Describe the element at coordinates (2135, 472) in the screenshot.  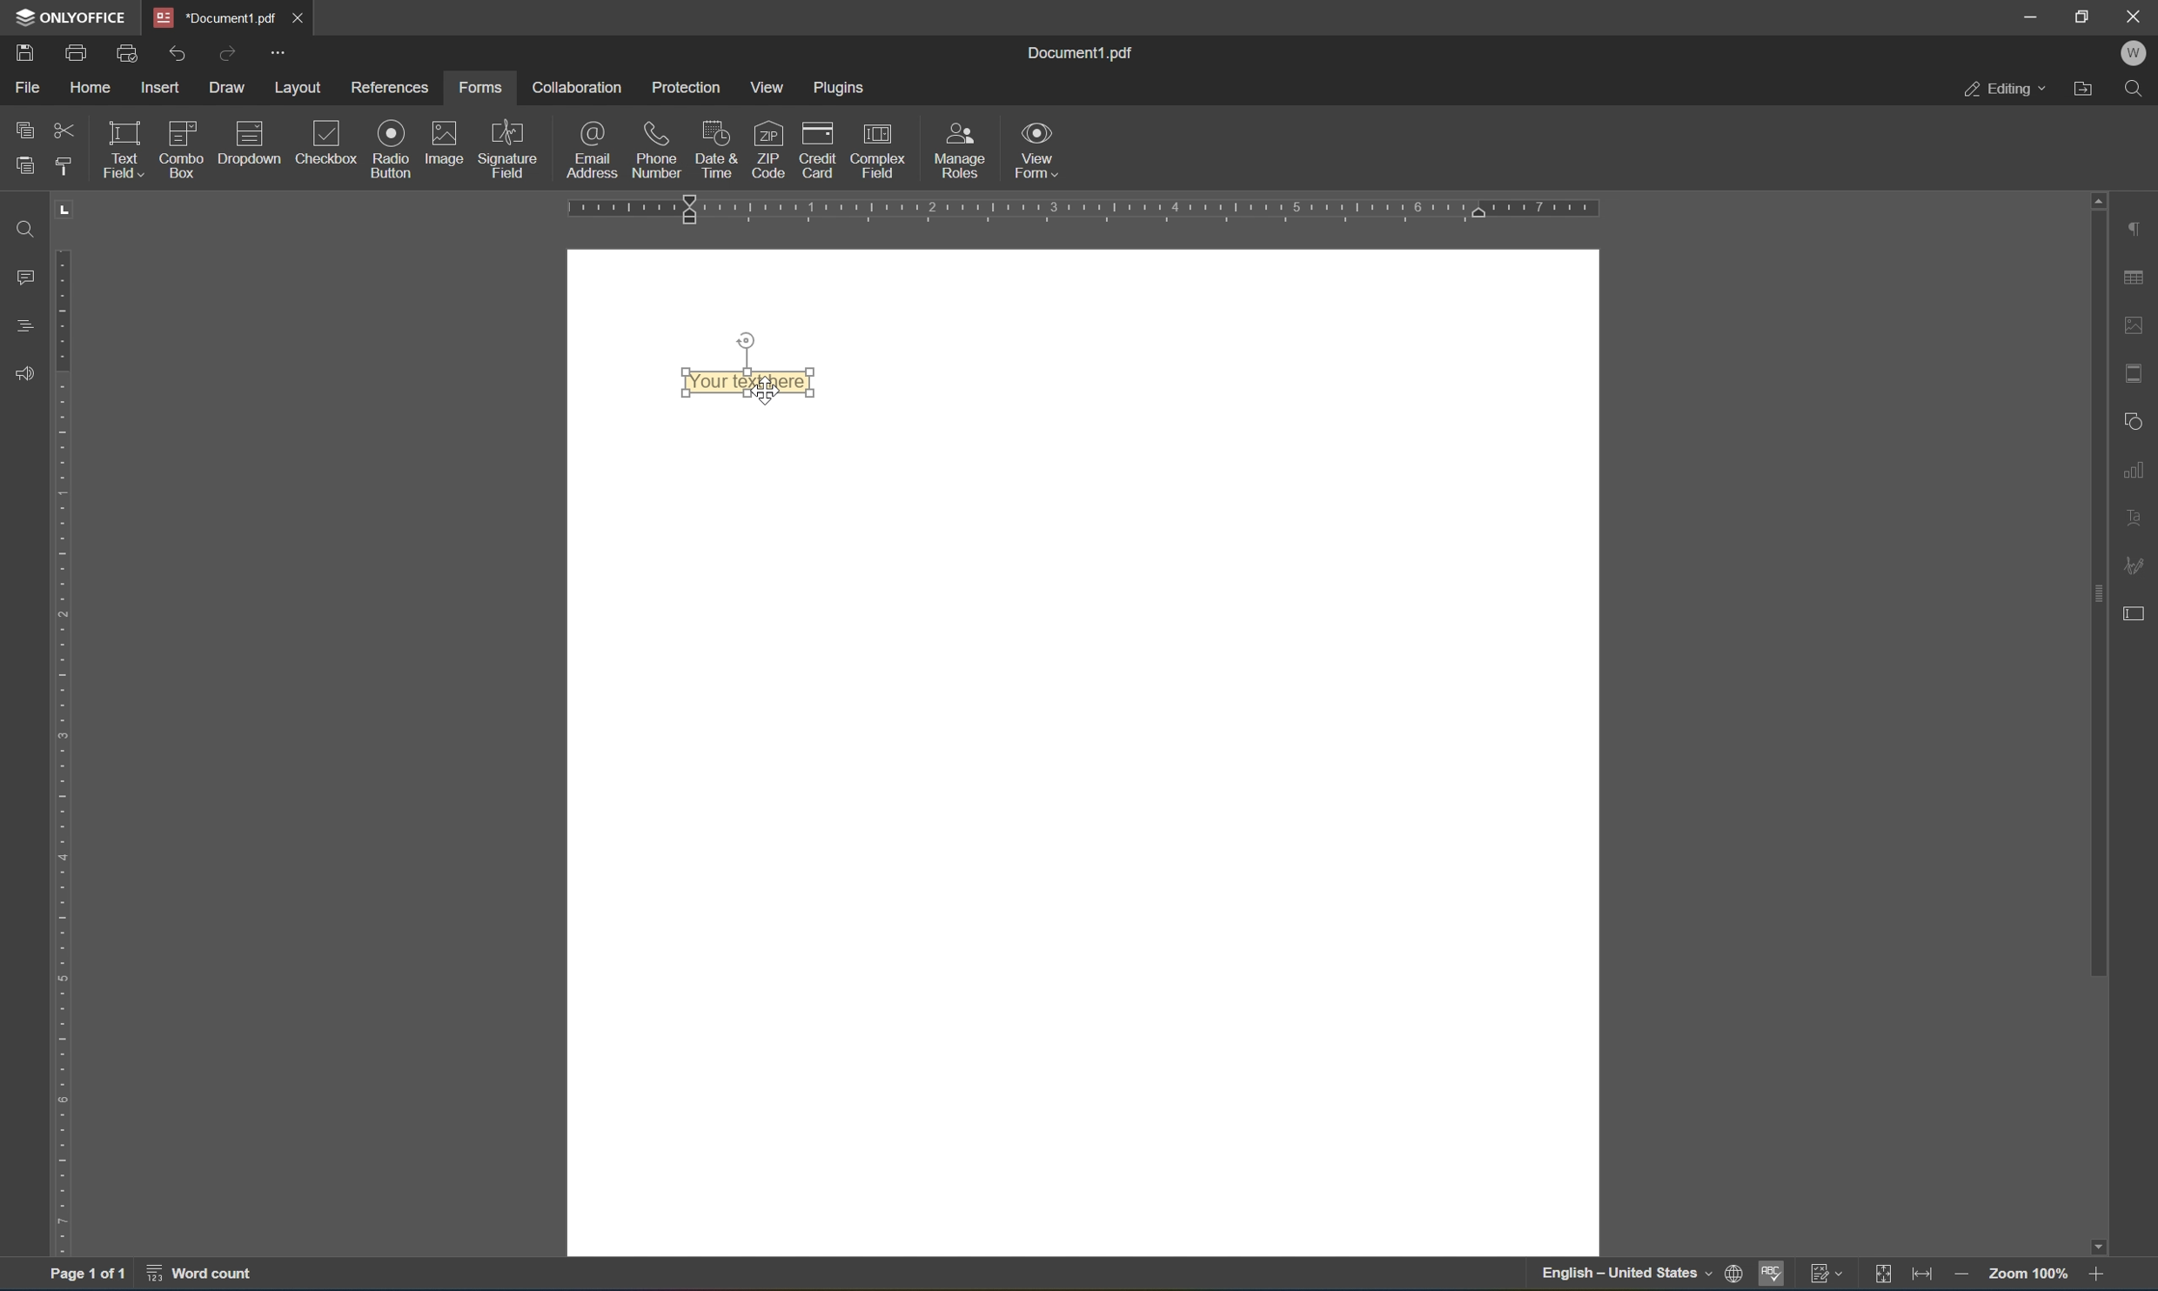
I see `chart settings` at that location.